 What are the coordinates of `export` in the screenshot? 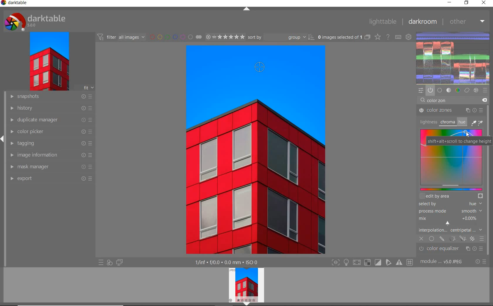 It's located at (51, 179).